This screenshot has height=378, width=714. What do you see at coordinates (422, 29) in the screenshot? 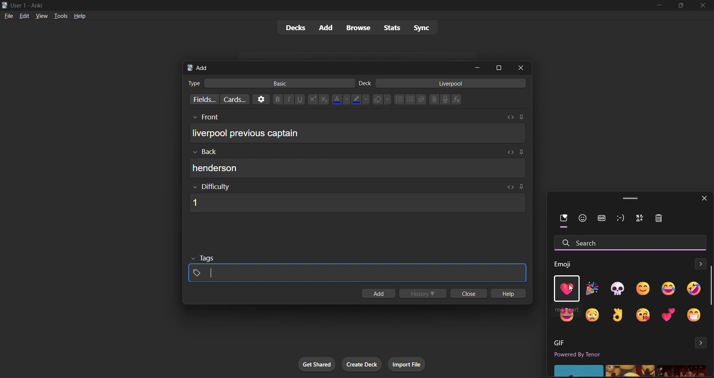
I see `sync` at bounding box center [422, 29].